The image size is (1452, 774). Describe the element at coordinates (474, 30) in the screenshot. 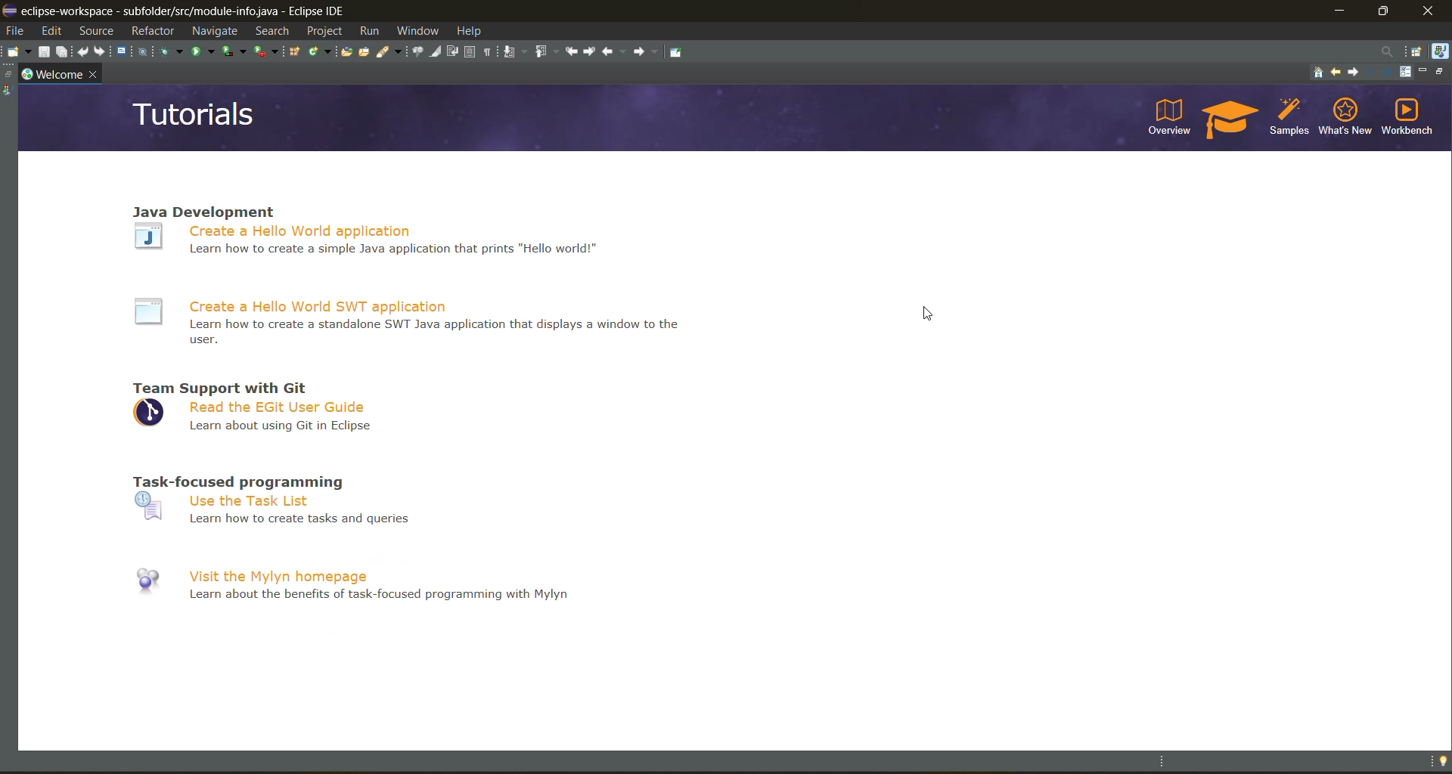

I see `help` at that location.